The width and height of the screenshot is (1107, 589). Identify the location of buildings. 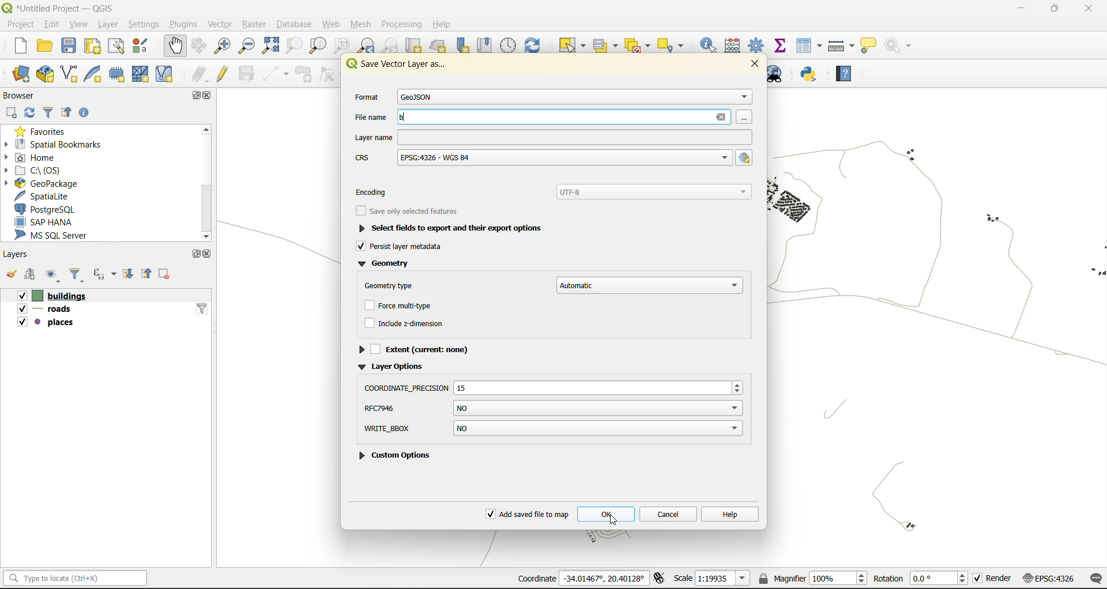
(48, 295).